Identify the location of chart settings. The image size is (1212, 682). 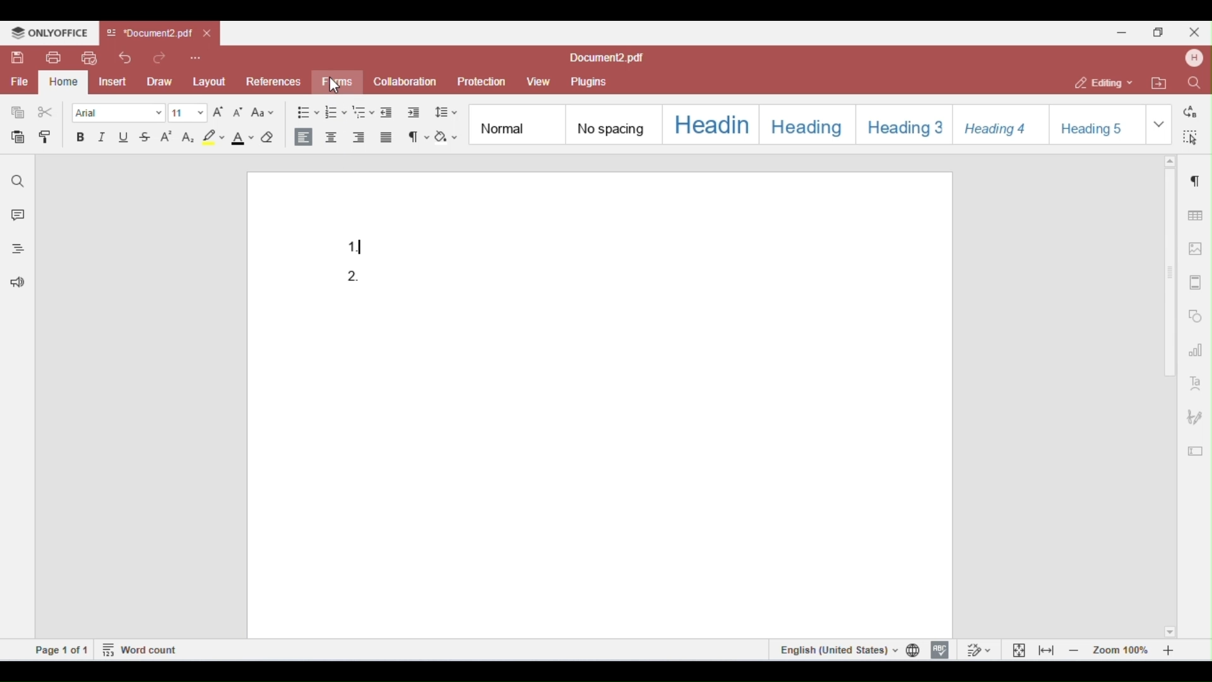
(1196, 349).